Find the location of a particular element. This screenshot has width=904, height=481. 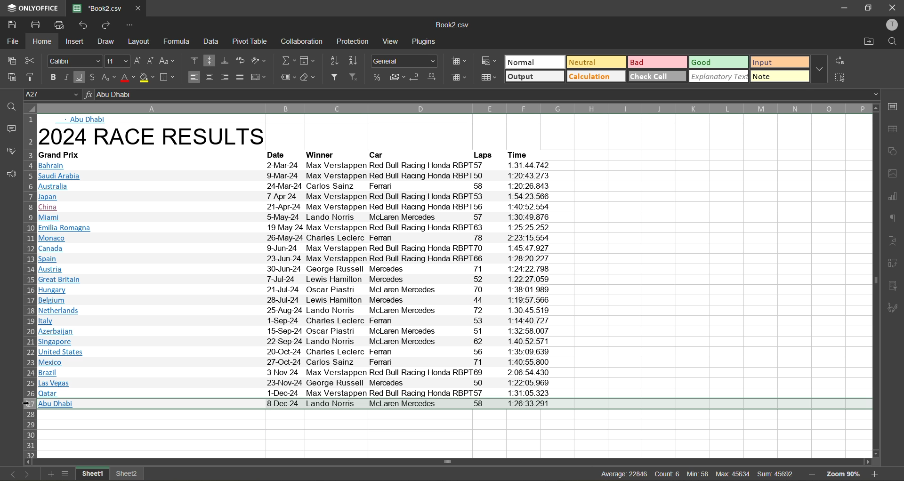

text info is located at coordinates (300, 289).